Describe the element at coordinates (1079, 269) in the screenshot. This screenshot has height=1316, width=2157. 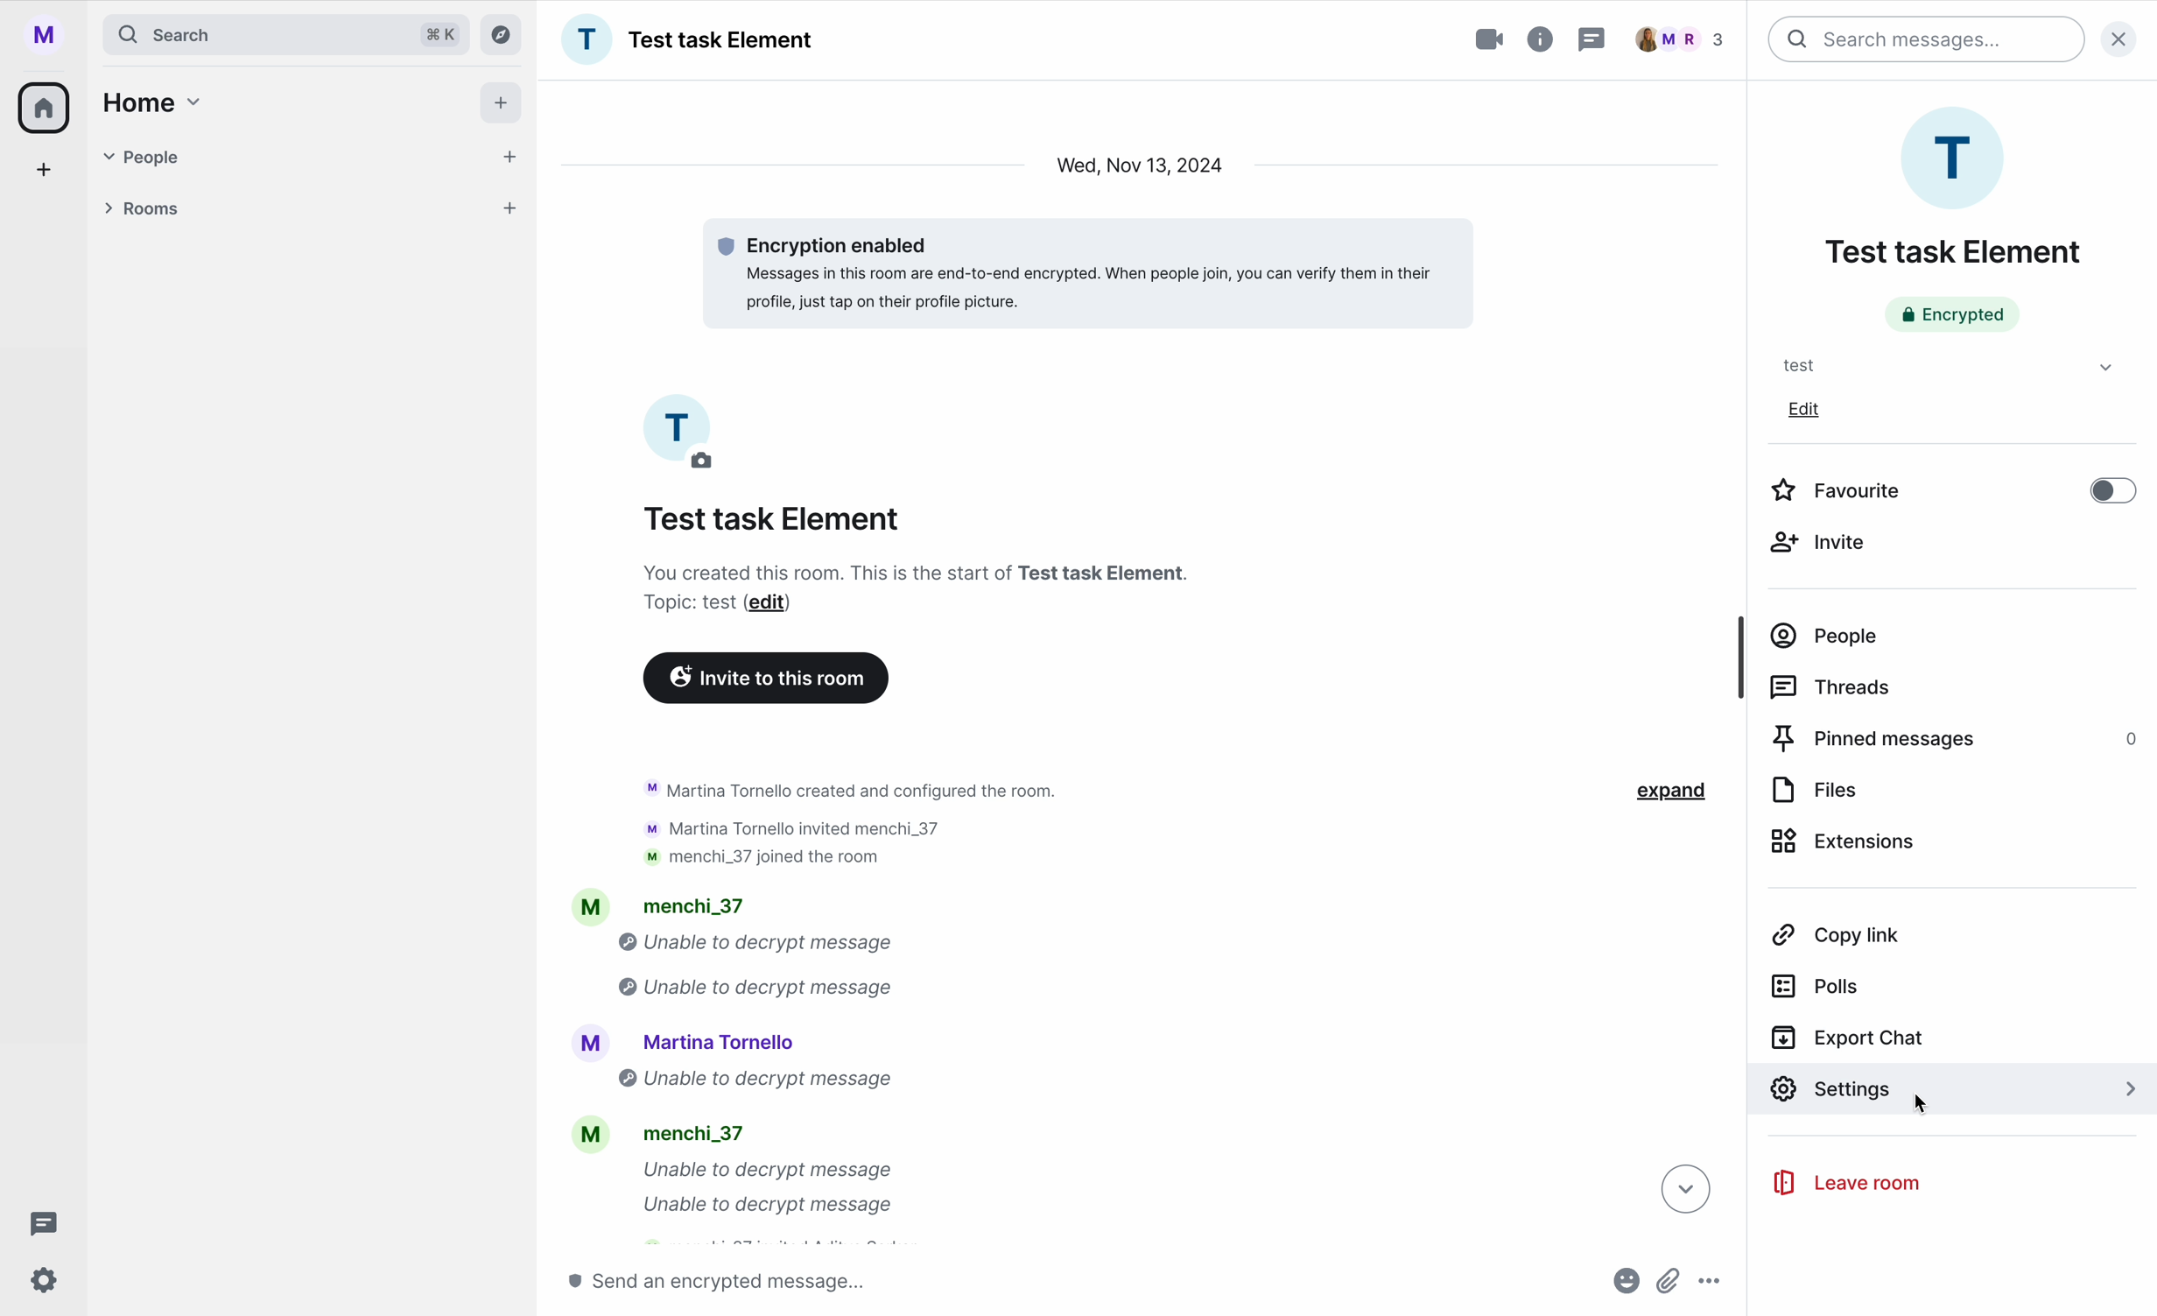
I see `message encrypted` at that location.